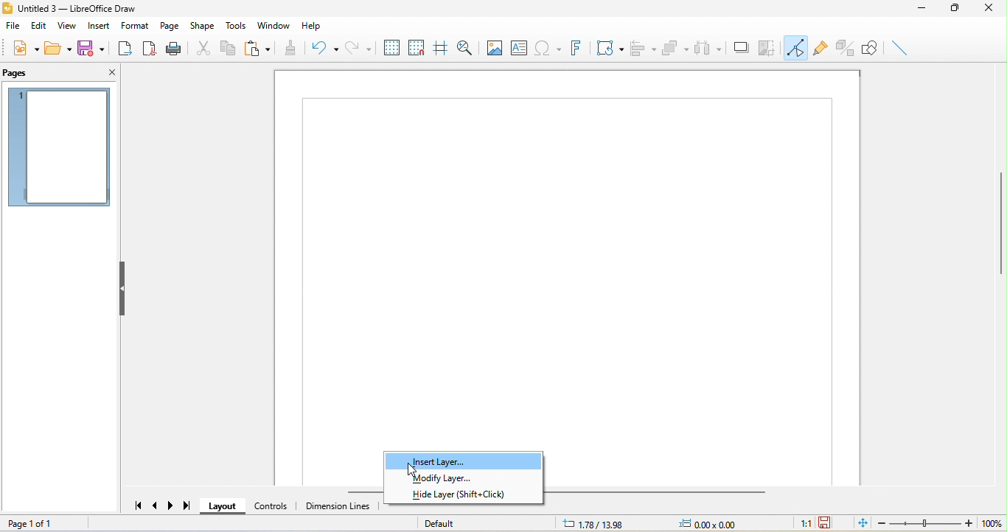 The height and width of the screenshot is (532, 1007). What do you see at coordinates (66, 26) in the screenshot?
I see `view` at bounding box center [66, 26].